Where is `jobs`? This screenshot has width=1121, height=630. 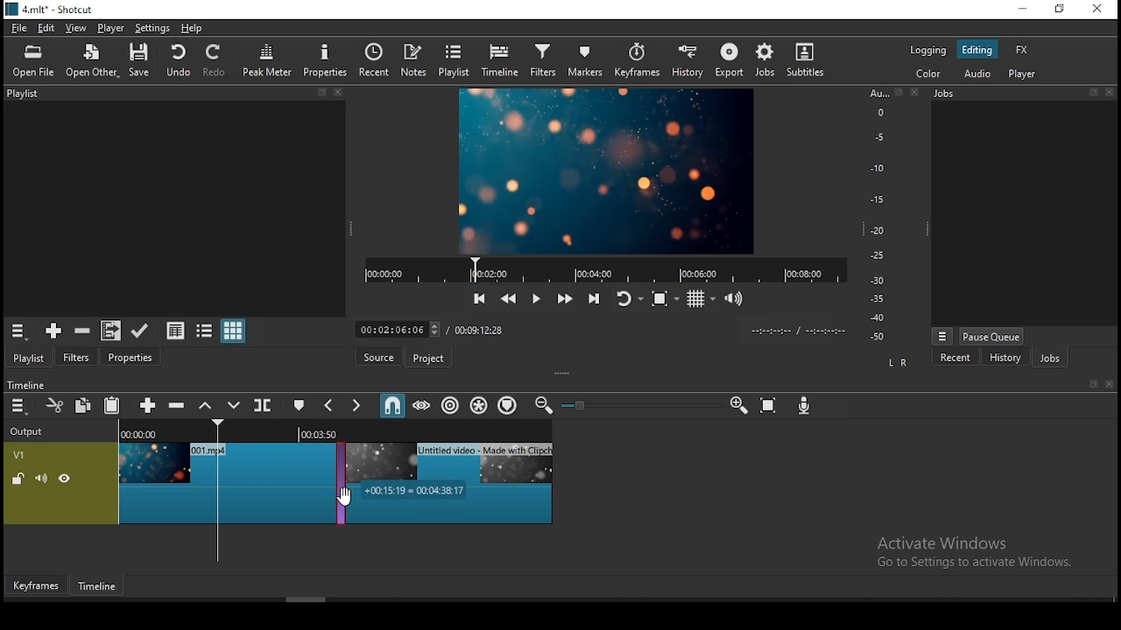 jobs is located at coordinates (763, 60).